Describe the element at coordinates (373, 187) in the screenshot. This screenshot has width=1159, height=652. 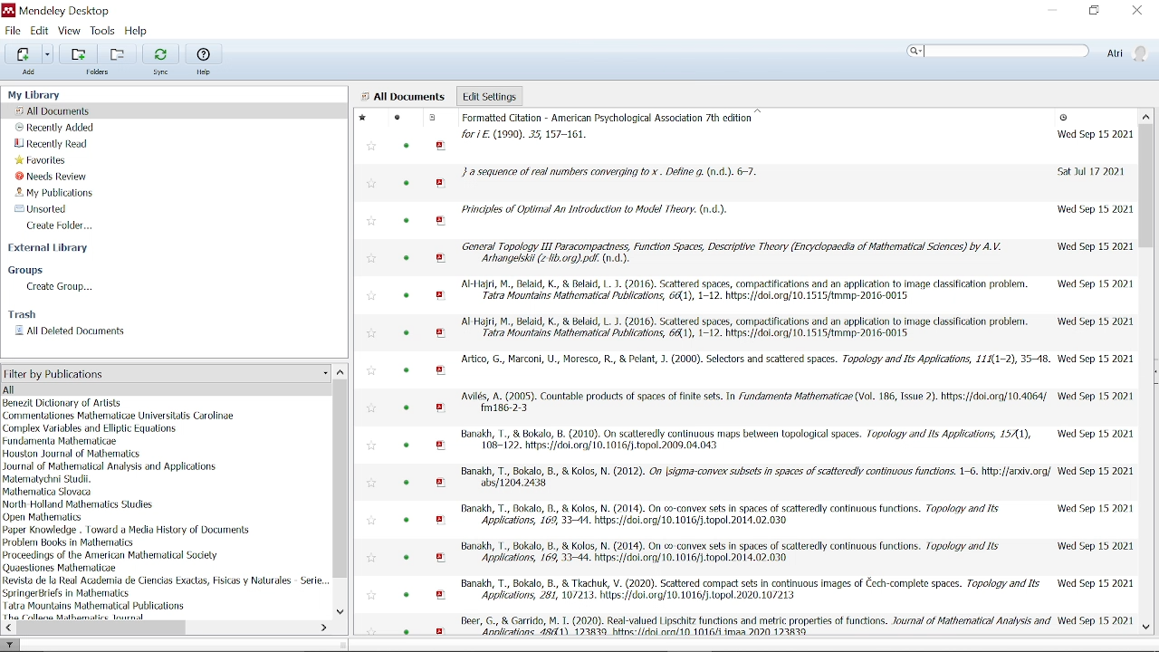
I see `favourite` at that location.